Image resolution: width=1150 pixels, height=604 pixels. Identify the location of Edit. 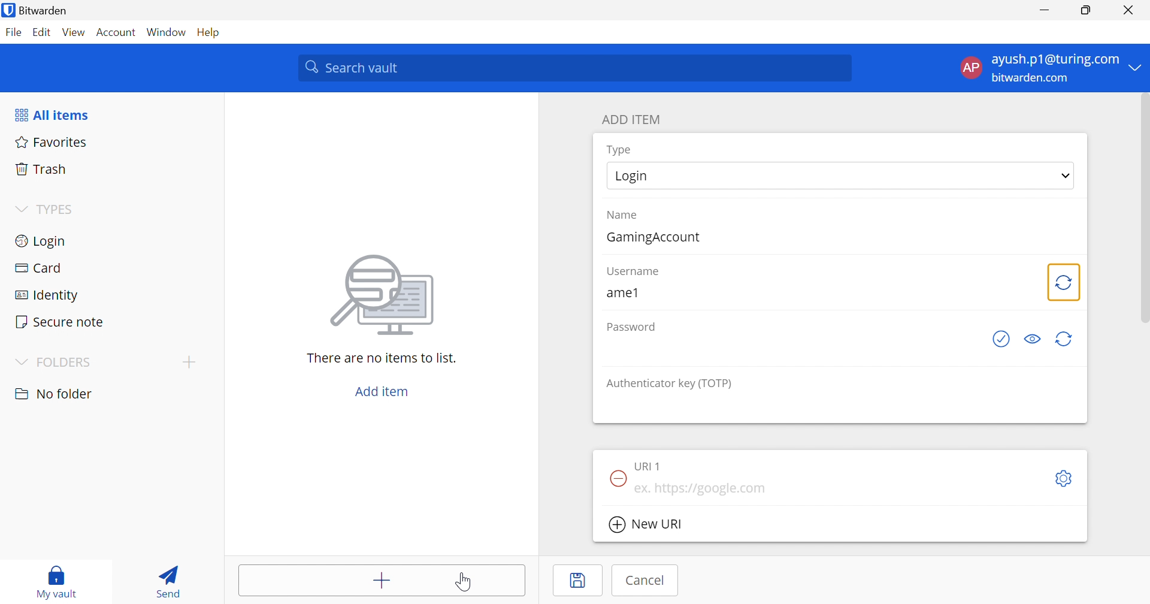
(44, 31).